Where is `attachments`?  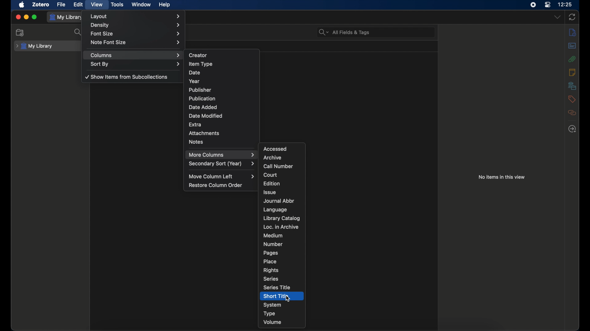
attachments is located at coordinates (204, 133).